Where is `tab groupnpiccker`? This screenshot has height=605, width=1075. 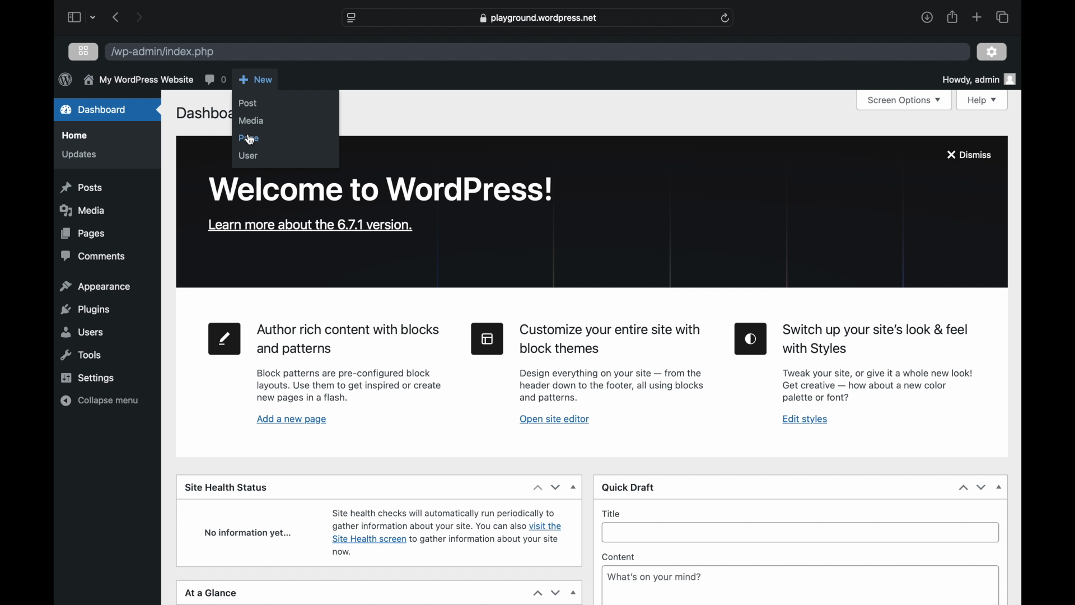
tab groupnpiccker is located at coordinates (93, 17).